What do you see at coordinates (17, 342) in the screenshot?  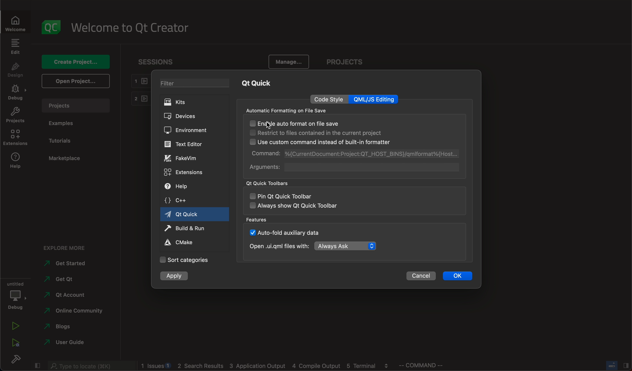 I see `run debug` at bounding box center [17, 342].